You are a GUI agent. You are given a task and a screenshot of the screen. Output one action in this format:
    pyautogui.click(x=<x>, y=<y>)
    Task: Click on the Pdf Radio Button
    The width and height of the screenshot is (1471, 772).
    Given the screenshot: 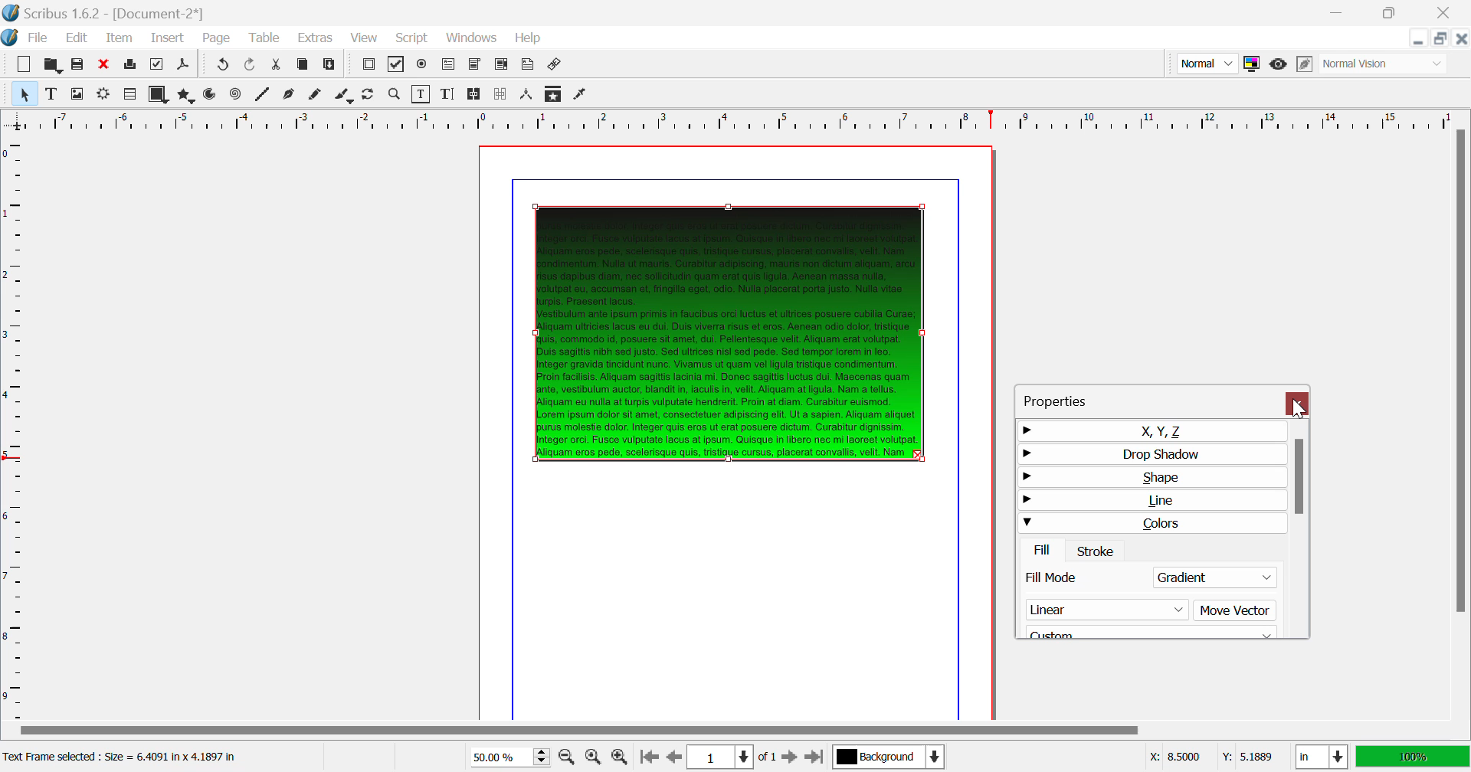 What is the action you would take?
    pyautogui.click(x=422, y=66)
    